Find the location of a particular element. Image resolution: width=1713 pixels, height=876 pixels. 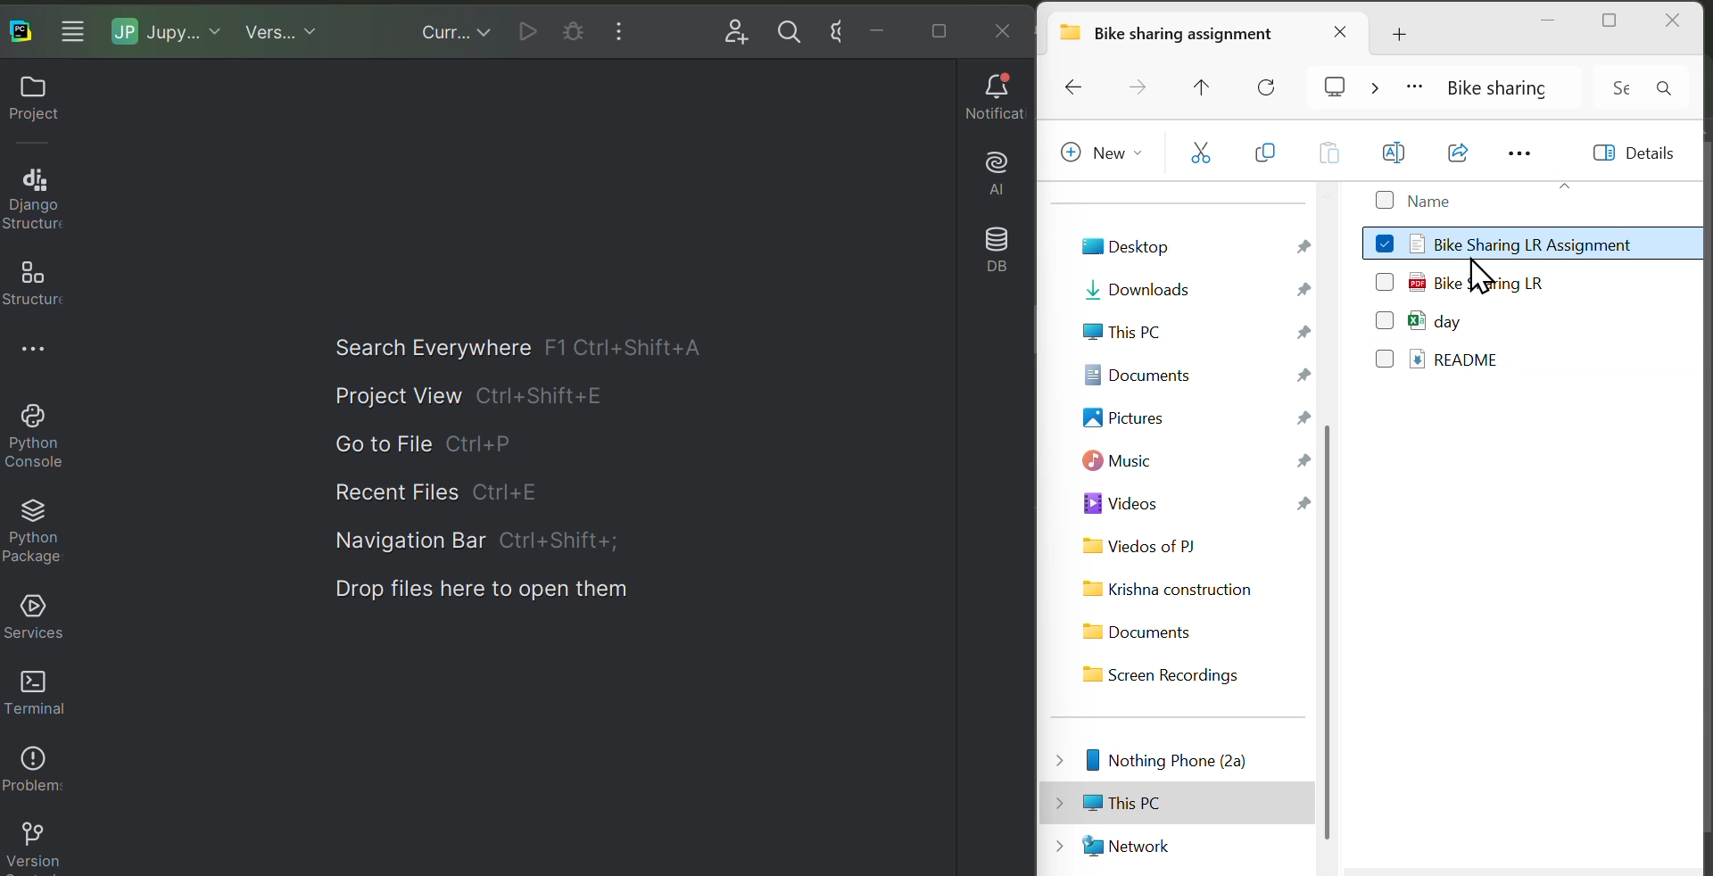

cast screen is located at coordinates (1348, 89).